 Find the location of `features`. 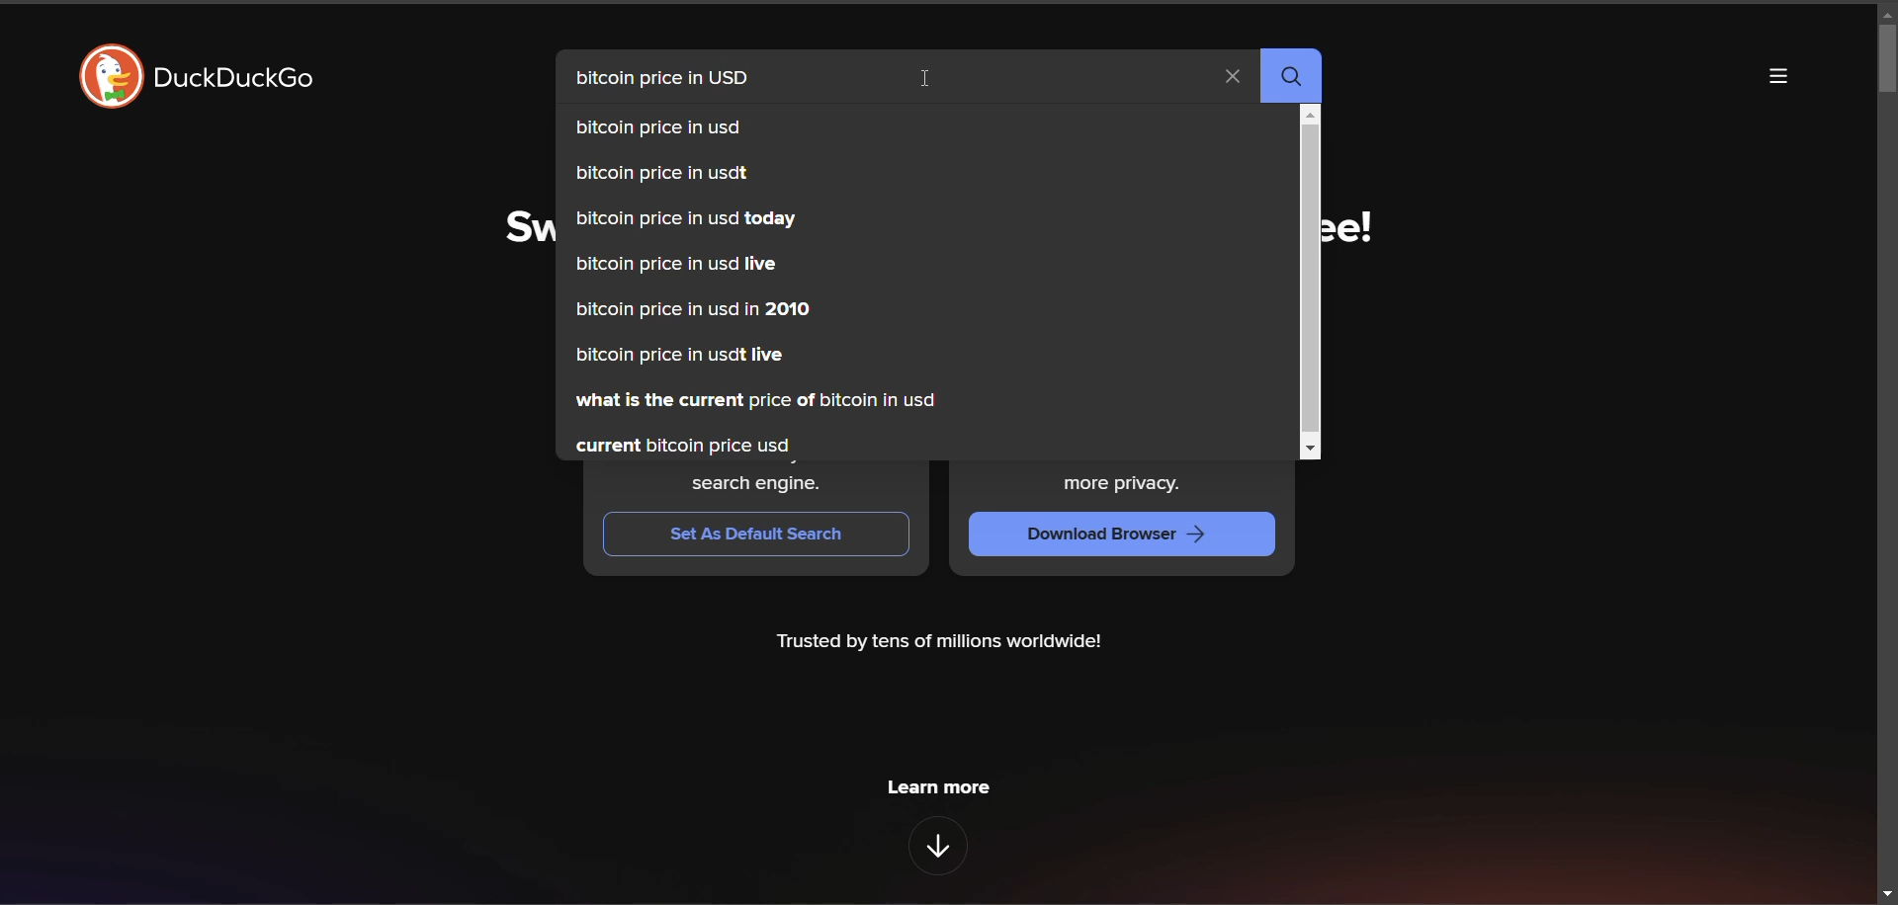

features is located at coordinates (940, 848).